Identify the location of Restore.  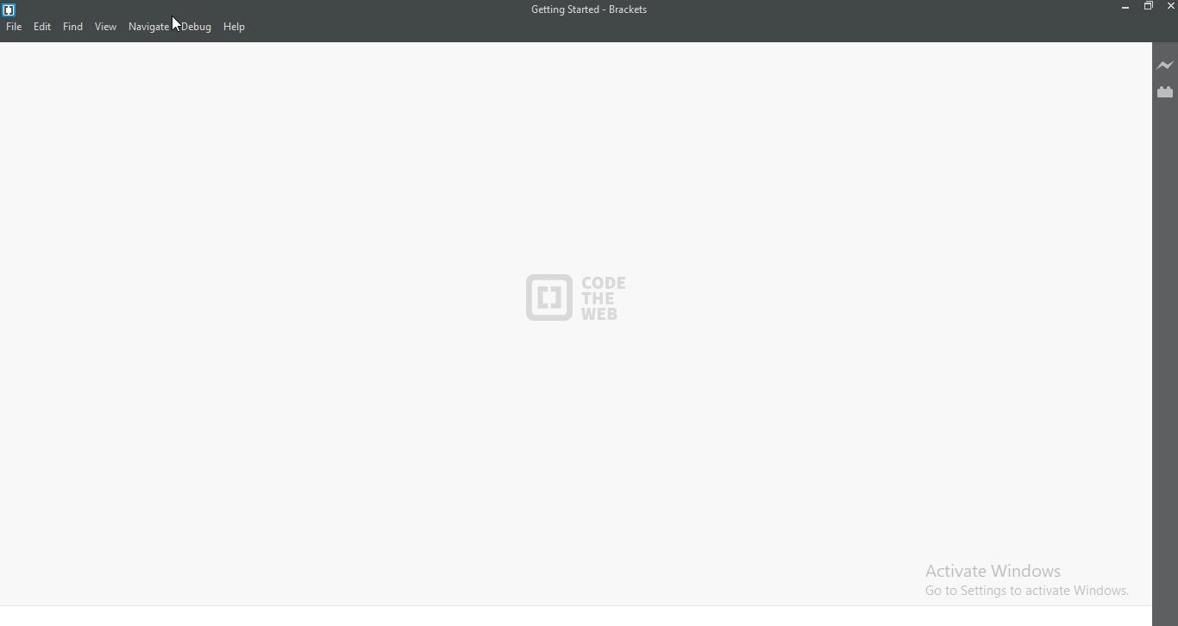
(1149, 7).